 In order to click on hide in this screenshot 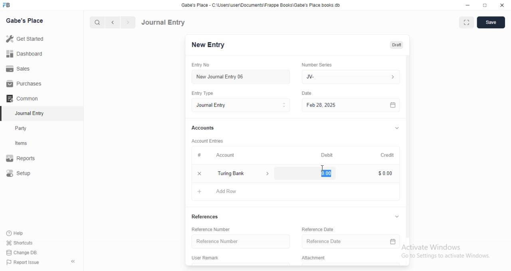, I will do `click(71, 262)`.